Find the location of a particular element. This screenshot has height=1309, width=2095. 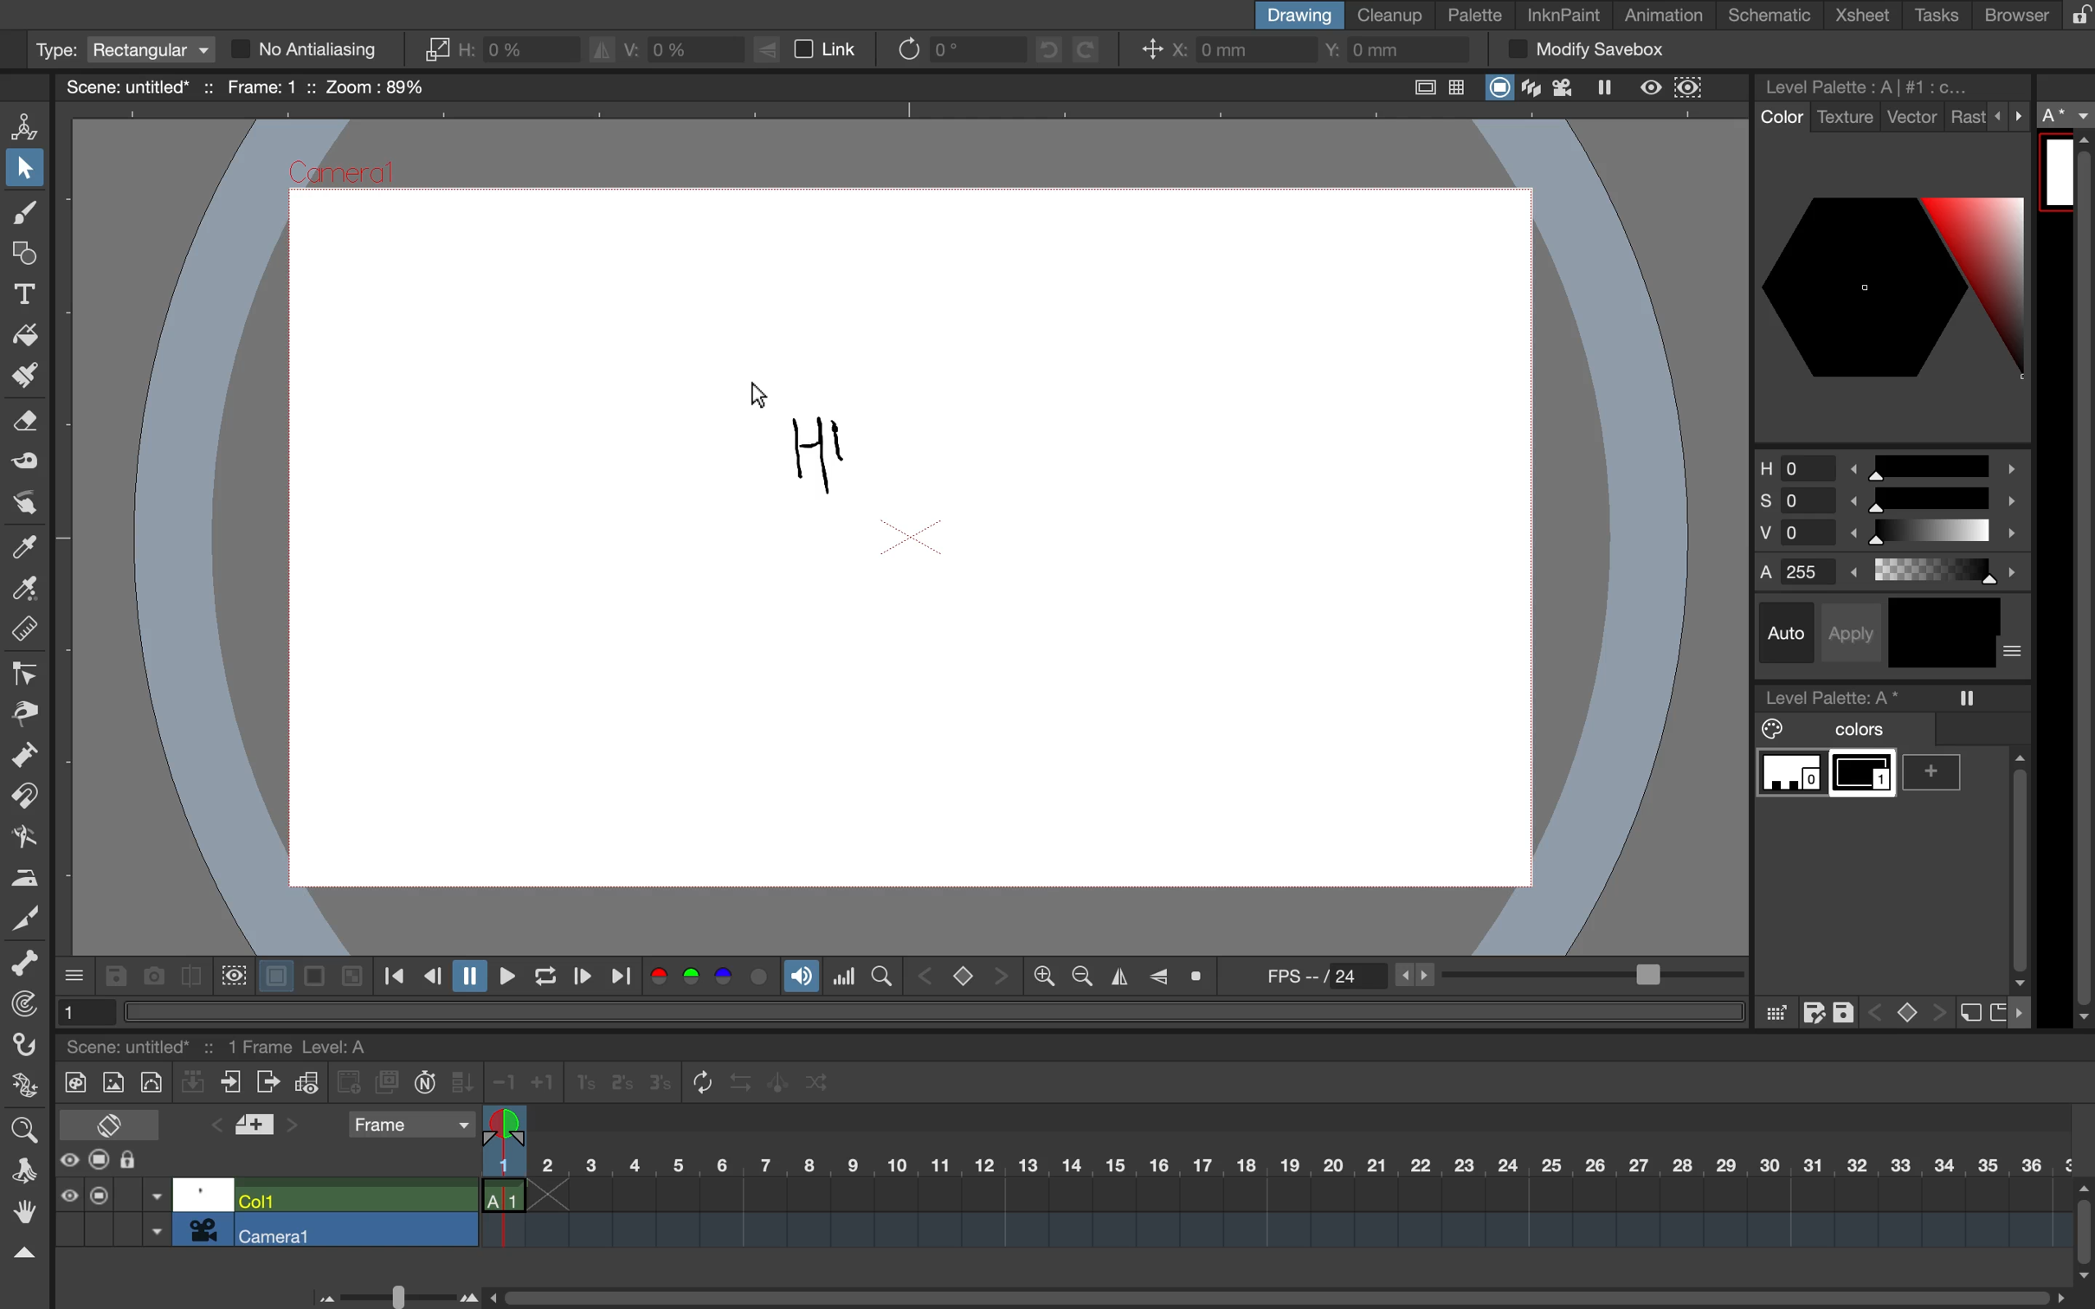

browser is located at coordinates (2005, 14).